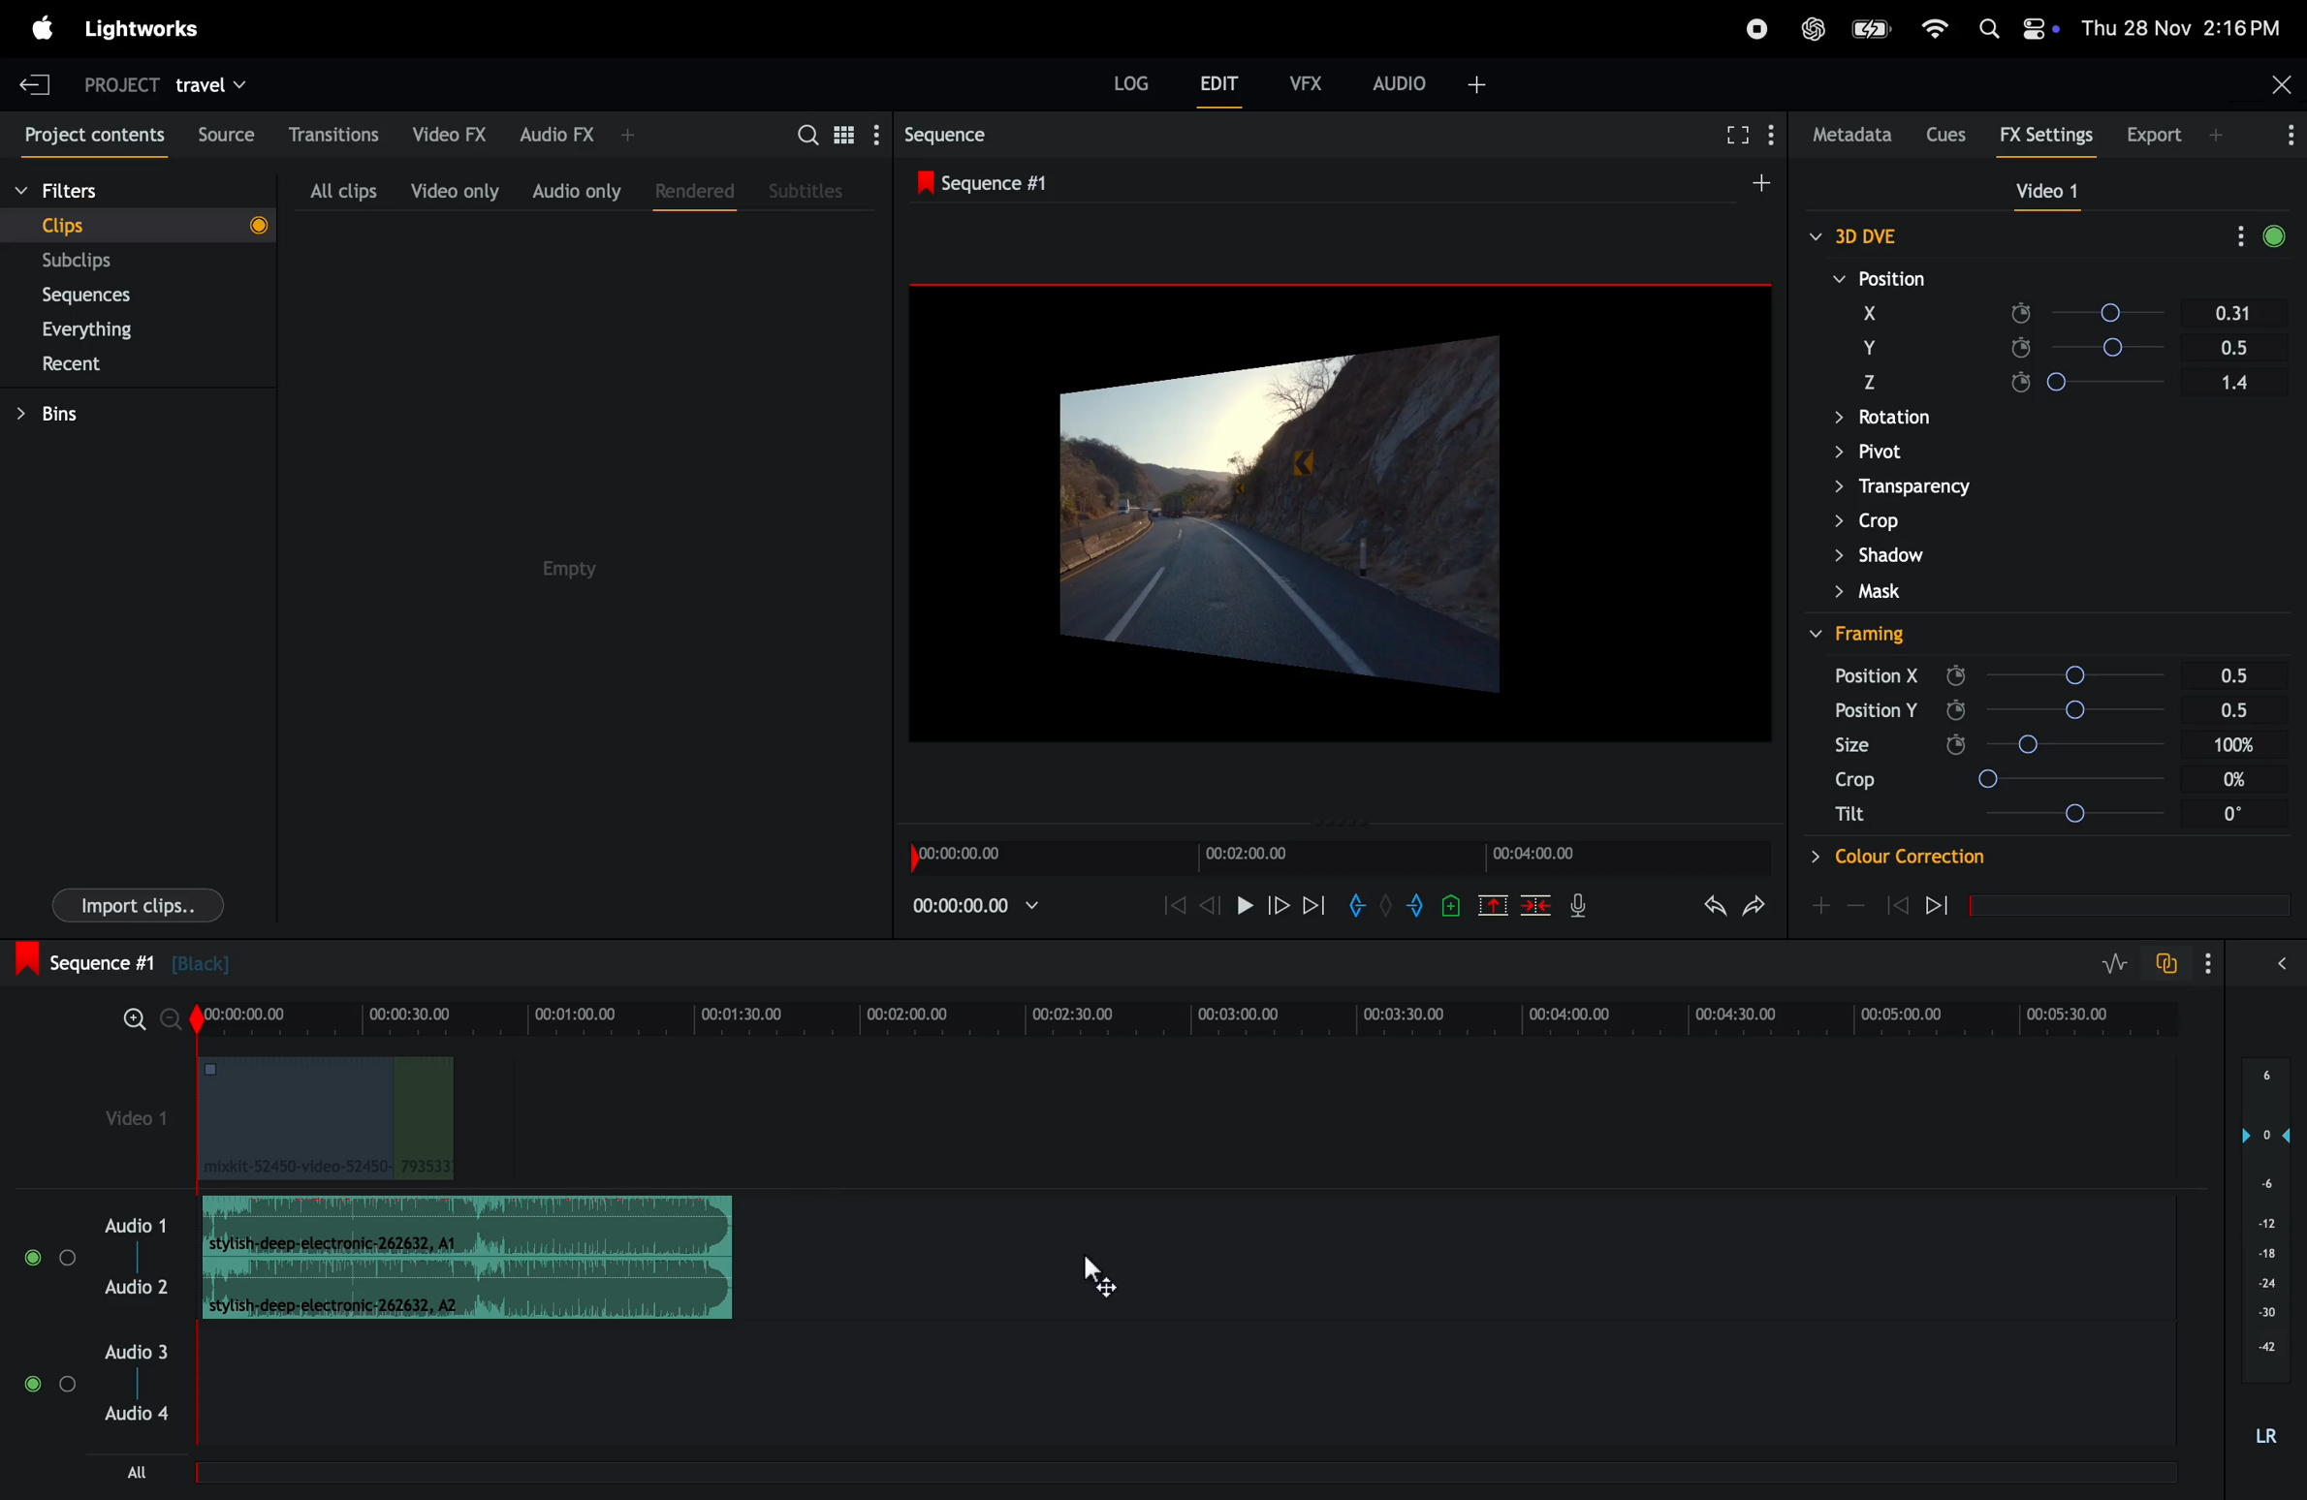 The image size is (2307, 1500). I want to click on , so click(1849, 813).